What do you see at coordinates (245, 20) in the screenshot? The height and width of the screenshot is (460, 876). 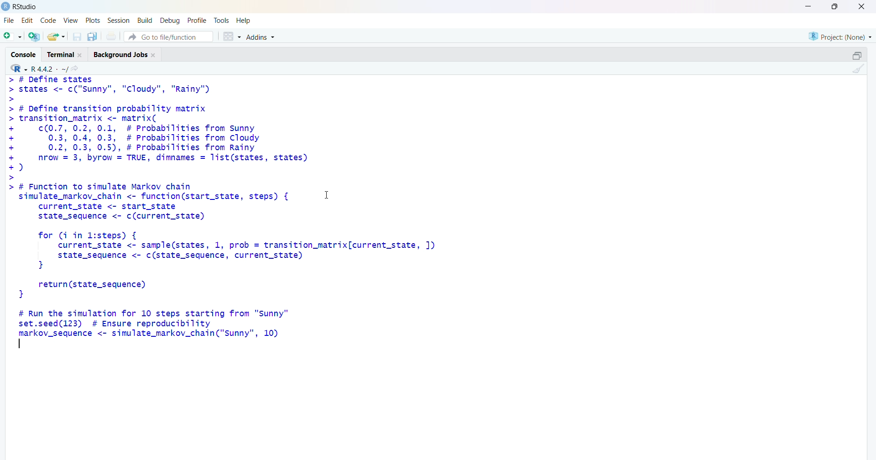 I see `help` at bounding box center [245, 20].